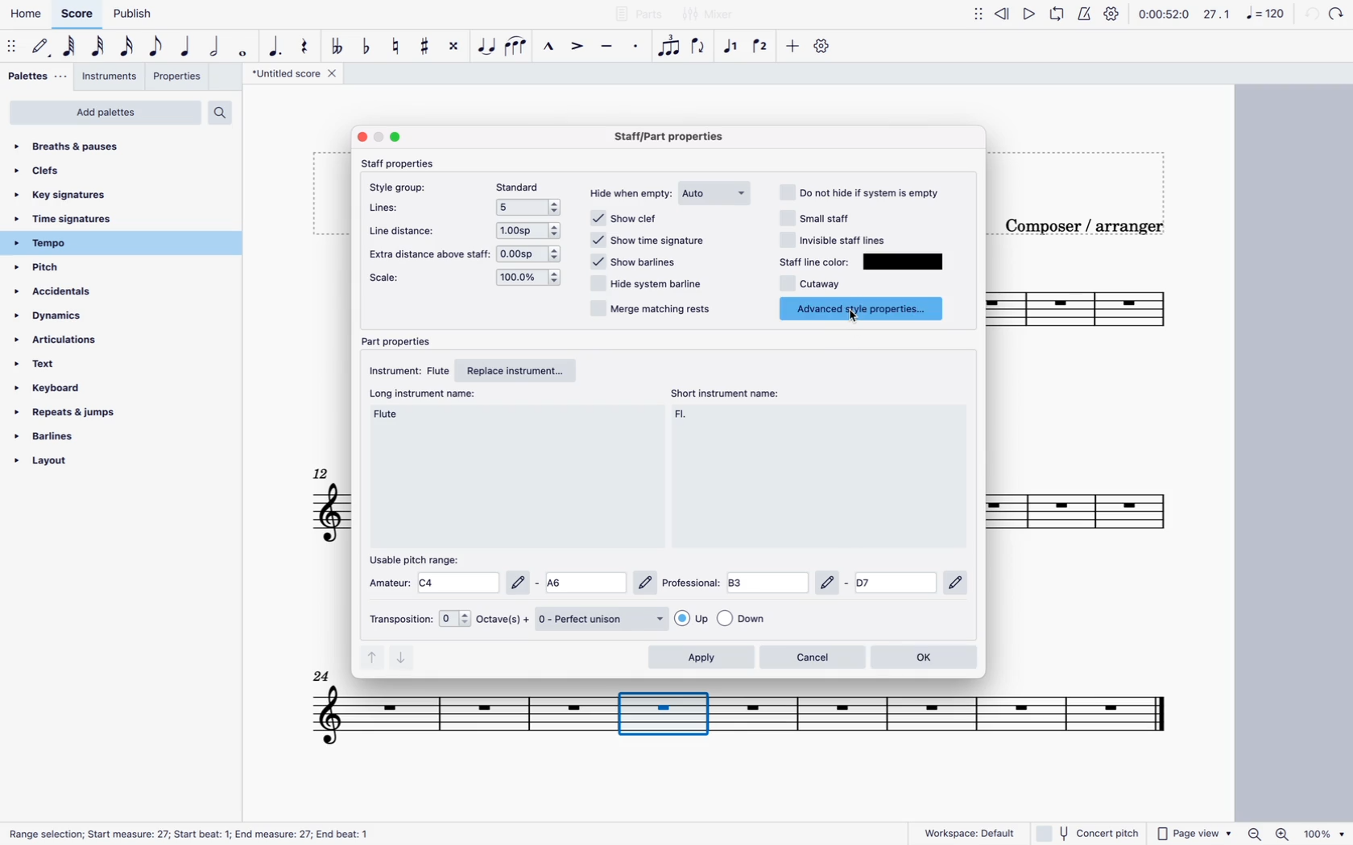 This screenshot has width=1353, height=845. I want to click on toggle flat, so click(369, 46).